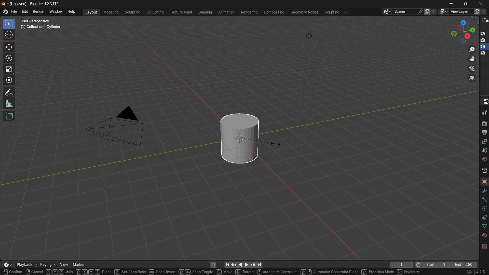  I want to click on constraints, so click(484, 218).